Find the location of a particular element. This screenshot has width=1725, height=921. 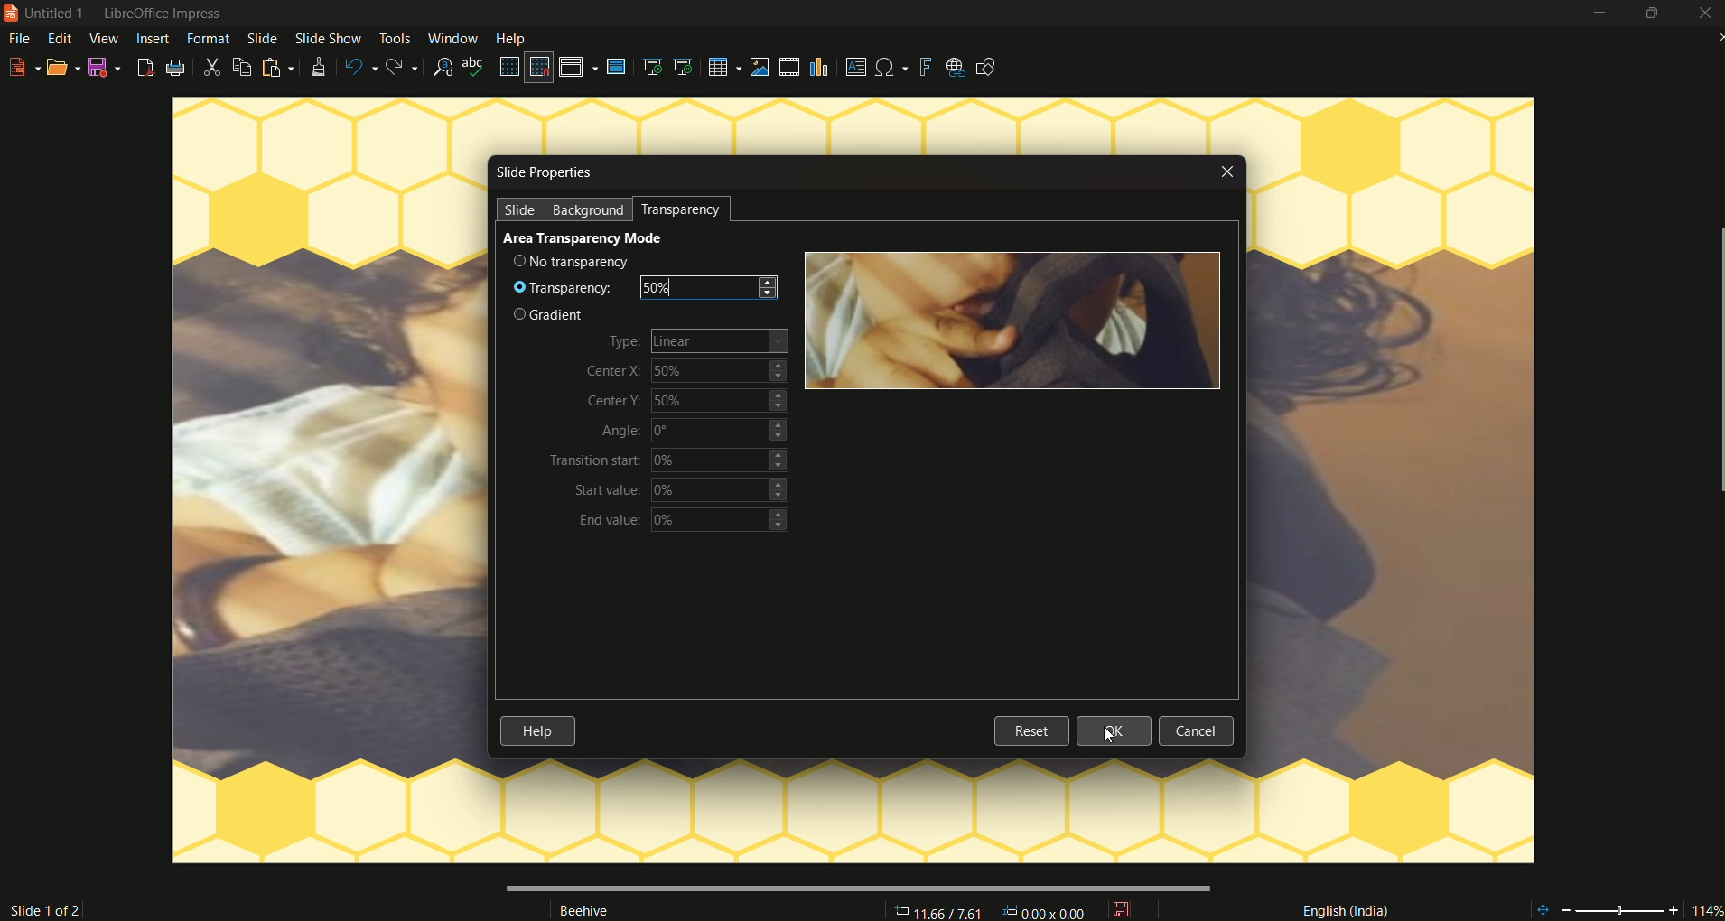

insert special character is located at coordinates (893, 67).